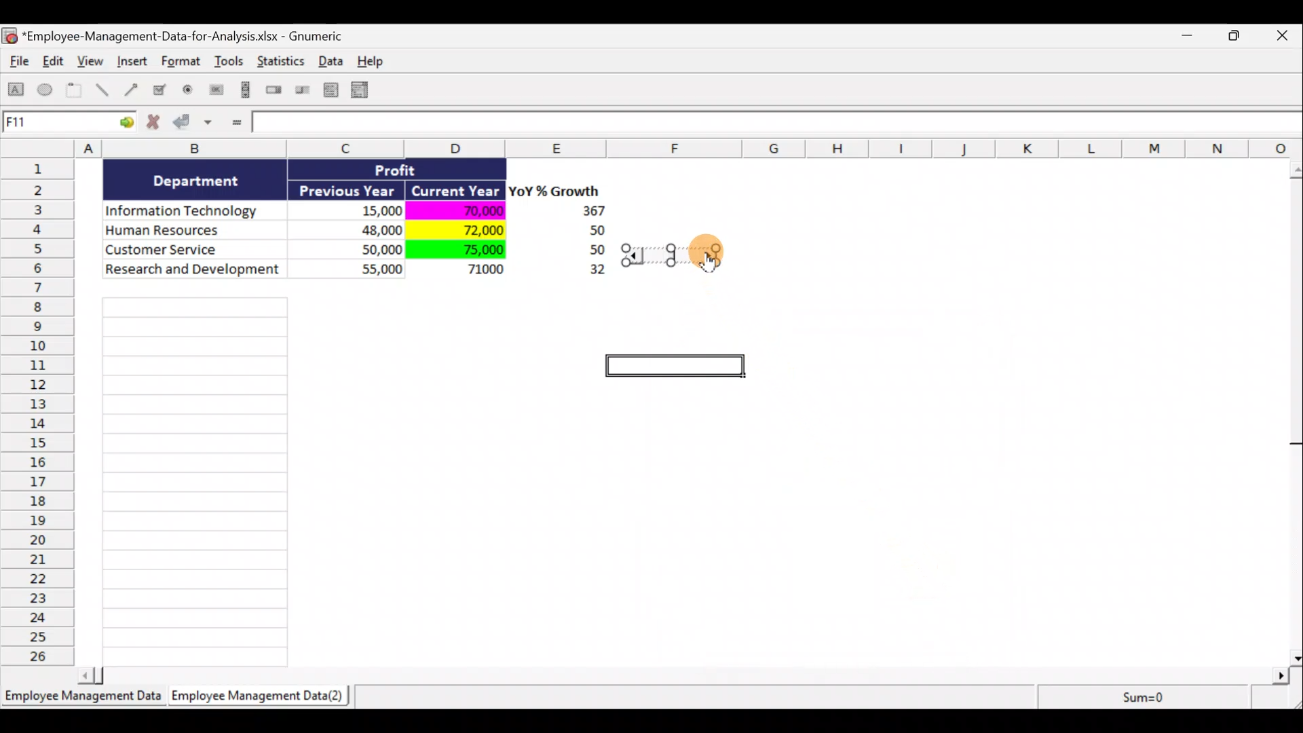 This screenshot has width=1303, height=733. What do you see at coordinates (1241, 34) in the screenshot?
I see `Maximise` at bounding box center [1241, 34].